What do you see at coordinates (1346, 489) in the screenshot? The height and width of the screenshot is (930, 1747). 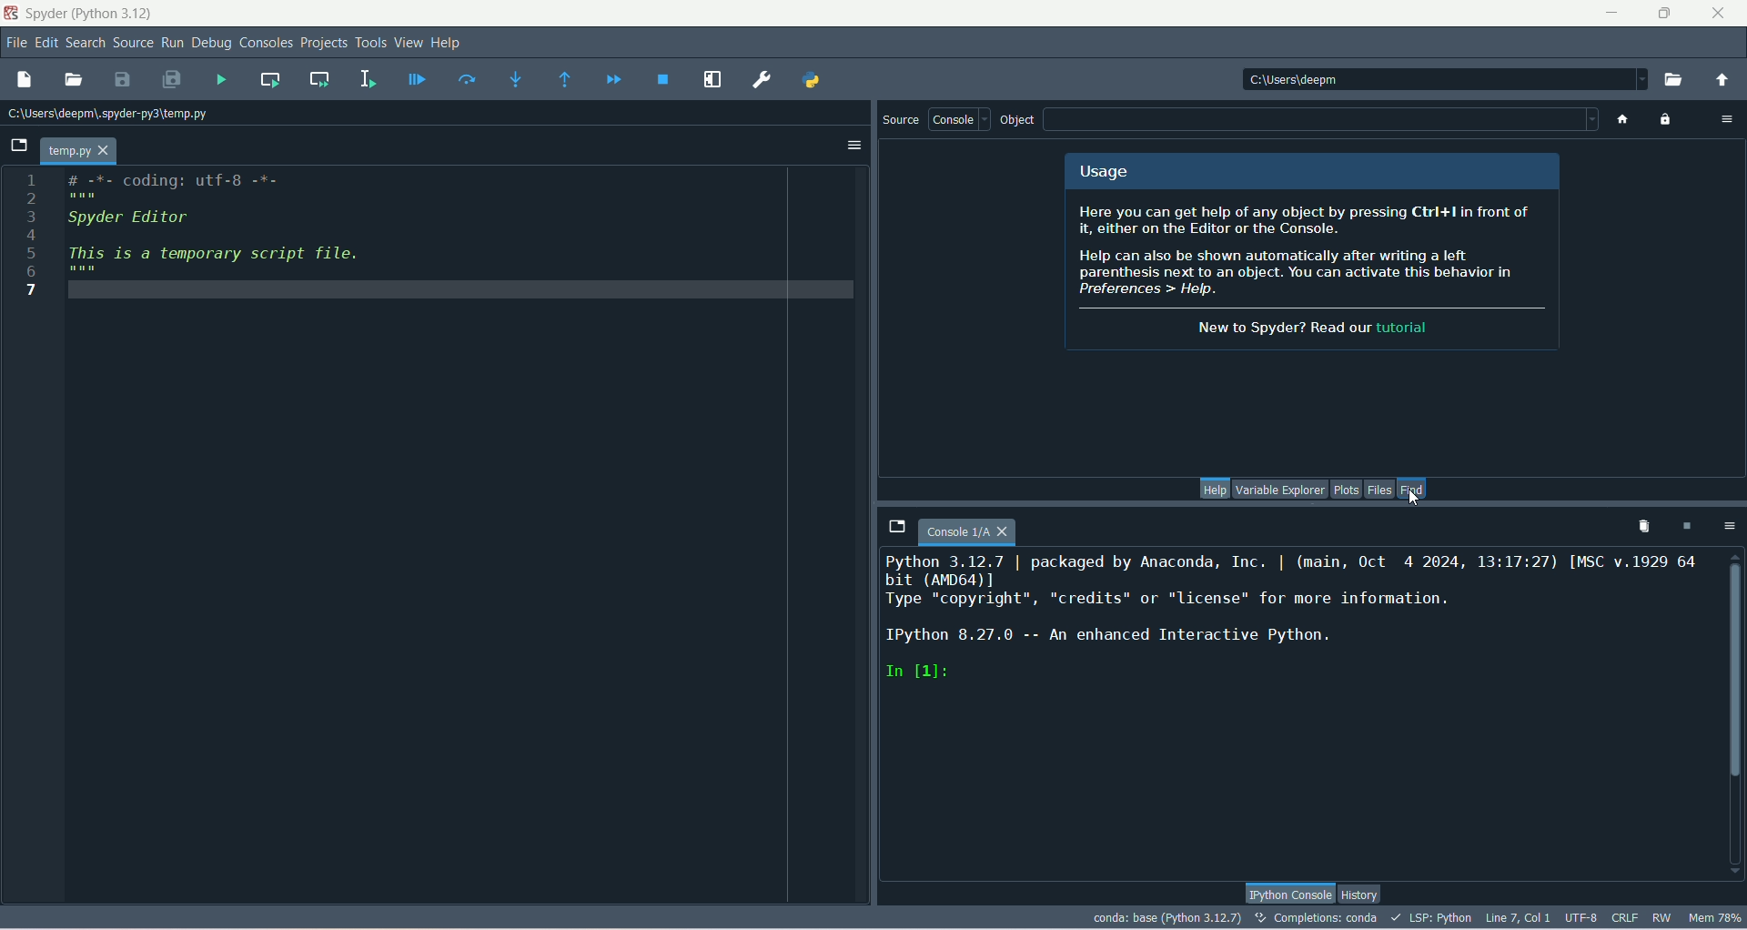 I see `plots` at bounding box center [1346, 489].